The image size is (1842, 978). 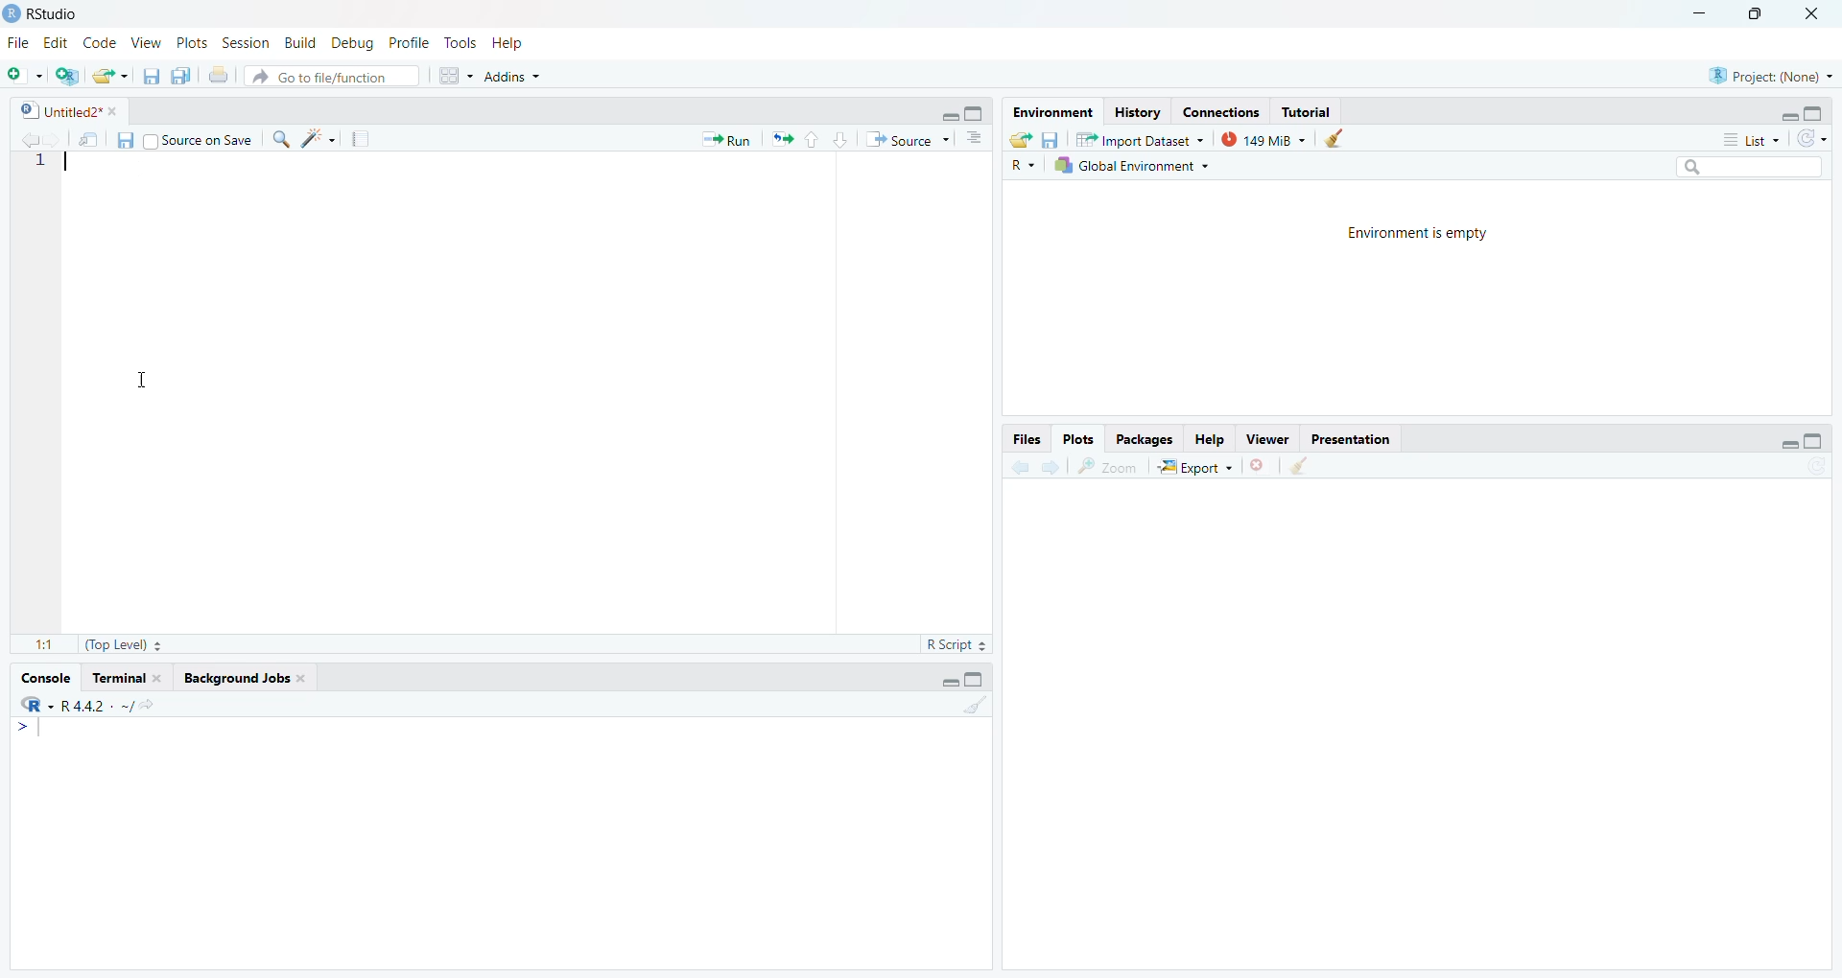 What do you see at coordinates (949, 115) in the screenshot?
I see `Minimize` at bounding box center [949, 115].